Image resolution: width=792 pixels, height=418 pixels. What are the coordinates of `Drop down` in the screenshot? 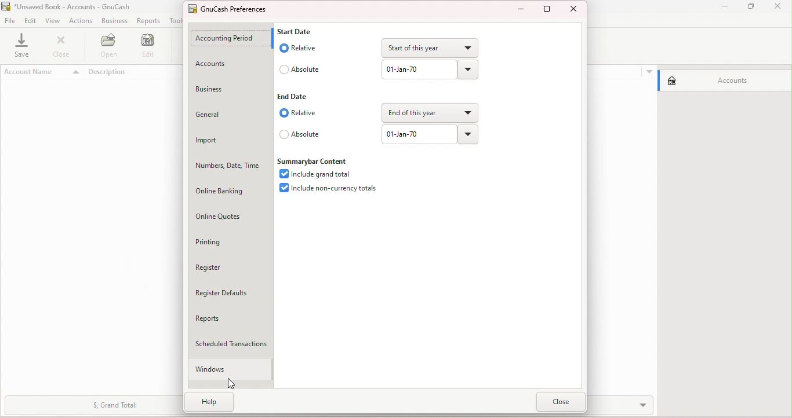 It's located at (468, 135).